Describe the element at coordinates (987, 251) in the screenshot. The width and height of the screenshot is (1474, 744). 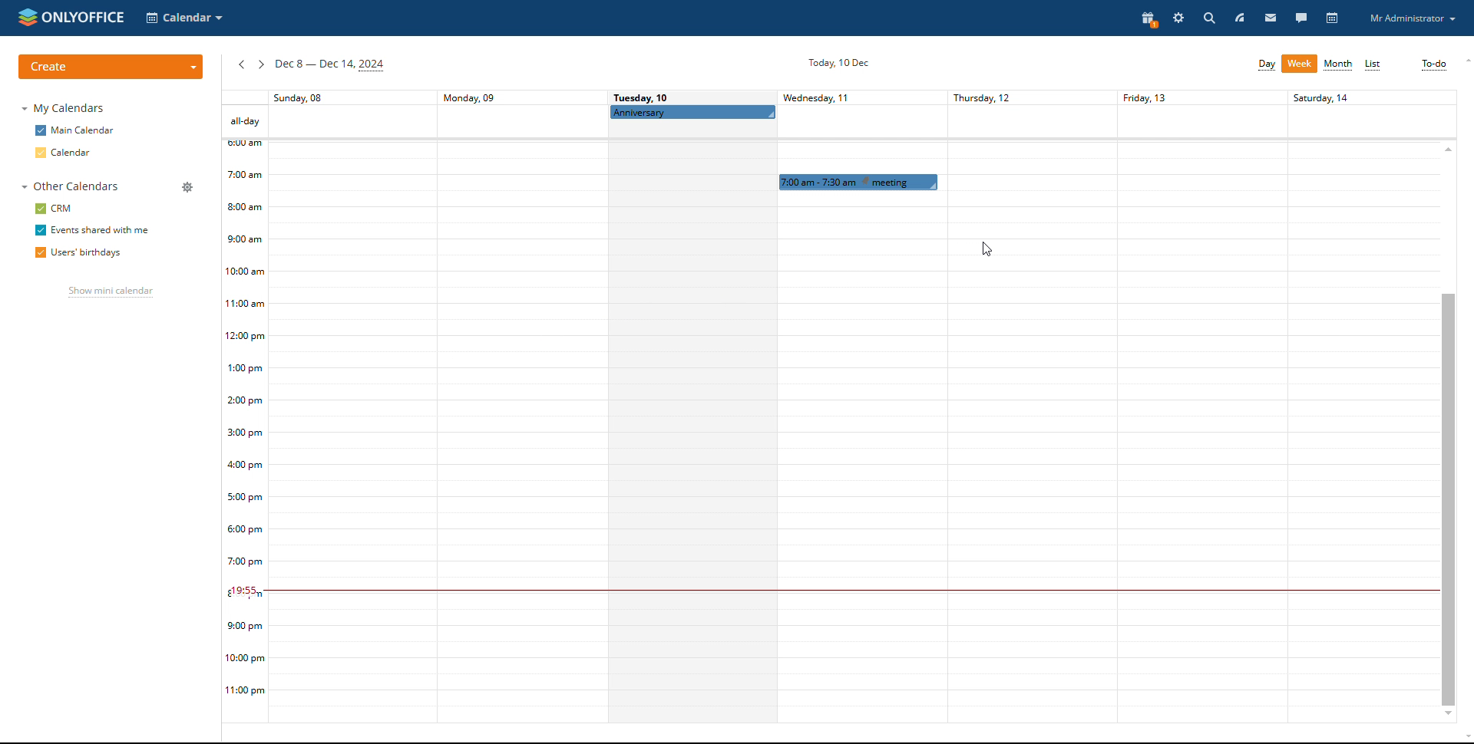
I see `cursor` at that location.